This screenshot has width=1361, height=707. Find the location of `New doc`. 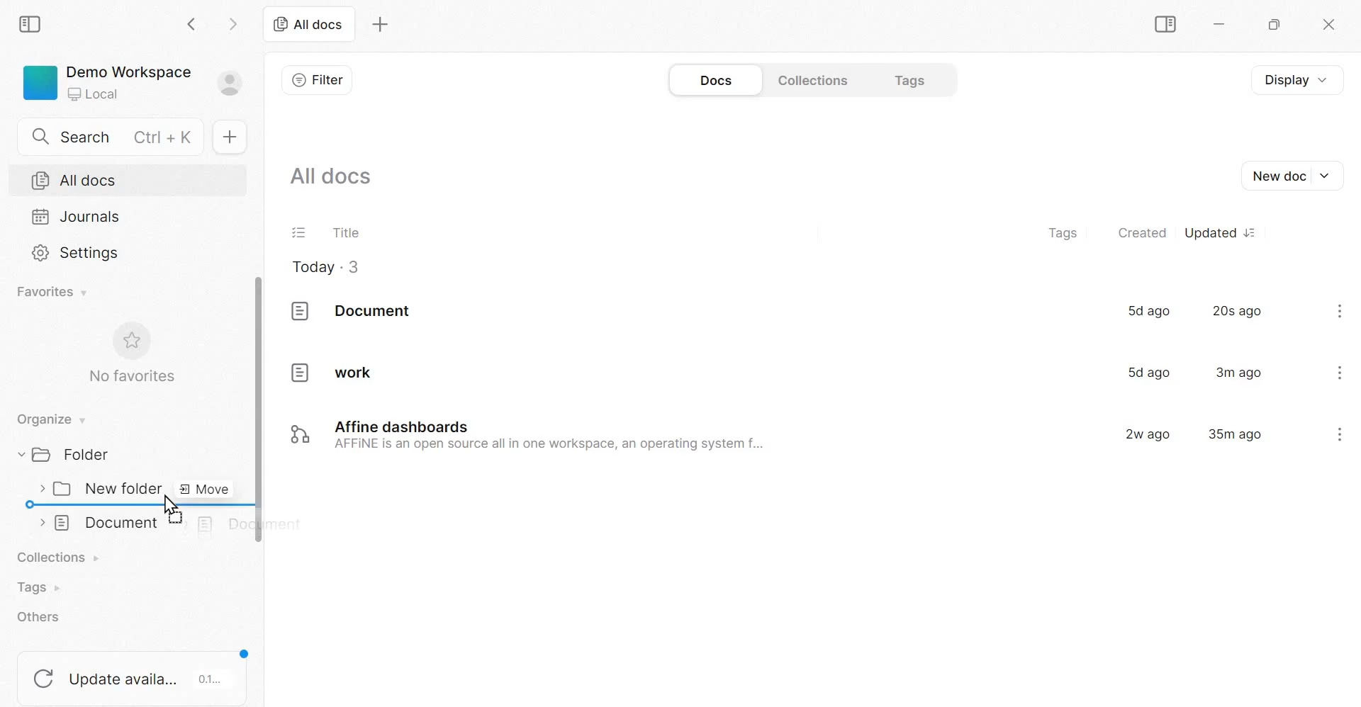

New doc is located at coordinates (227, 136).